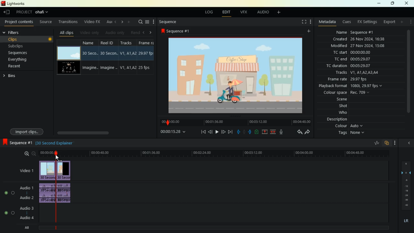 The height and width of the screenshot is (233, 414). Describe the element at coordinates (128, 53) in the screenshot. I see `V1,A1, A2` at that location.